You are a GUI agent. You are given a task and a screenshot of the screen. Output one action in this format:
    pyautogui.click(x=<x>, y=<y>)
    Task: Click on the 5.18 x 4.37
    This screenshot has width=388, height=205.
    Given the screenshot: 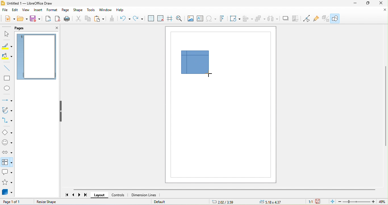 What is the action you would take?
    pyautogui.click(x=276, y=202)
    